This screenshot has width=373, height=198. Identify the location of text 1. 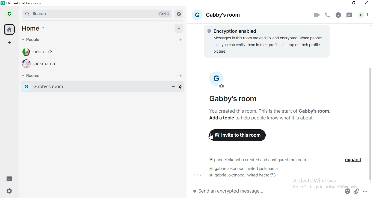
(265, 42).